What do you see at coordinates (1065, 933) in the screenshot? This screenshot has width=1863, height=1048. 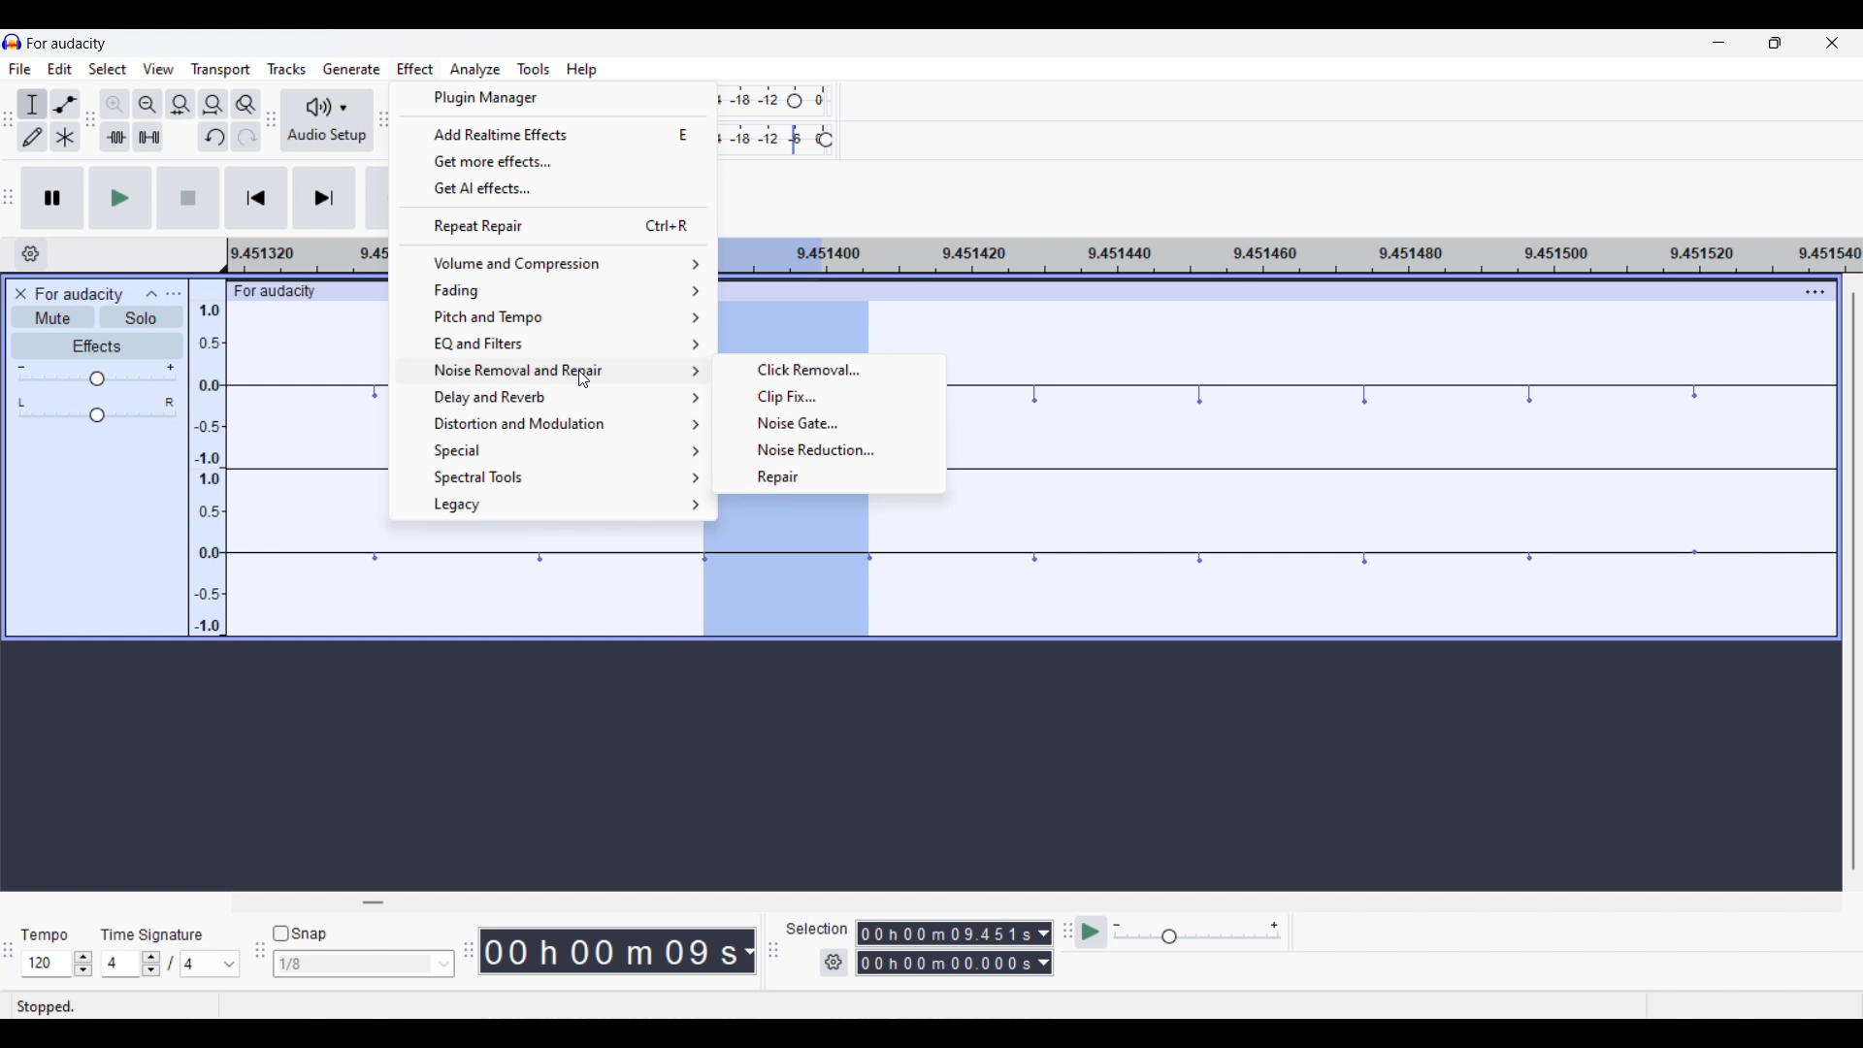 I see `Play at speed toolbar` at bounding box center [1065, 933].